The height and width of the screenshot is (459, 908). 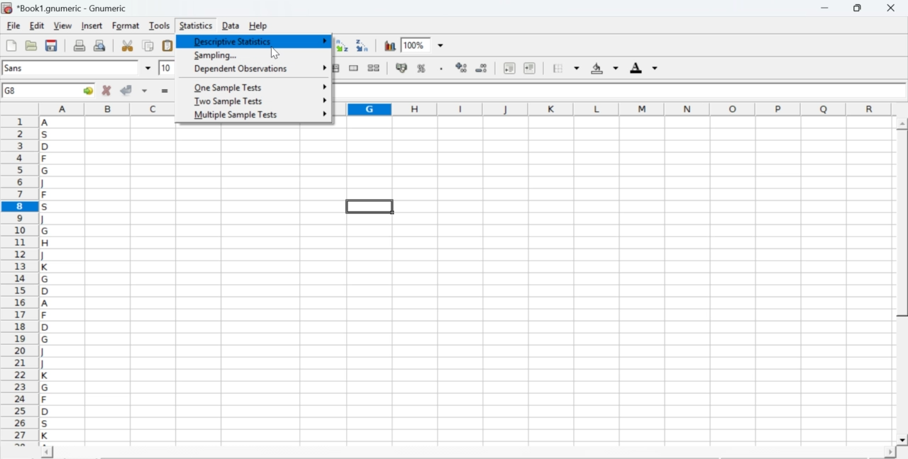 What do you see at coordinates (354, 68) in the screenshot?
I see `merge a range of cells` at bounding box center [354, 68].